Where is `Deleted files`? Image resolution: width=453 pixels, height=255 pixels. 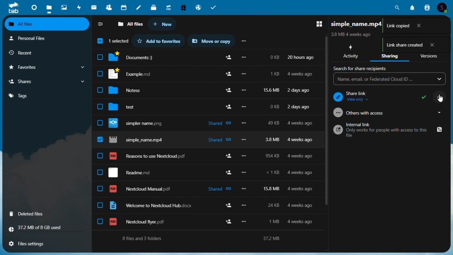 Deleted files is located at coordinates (31, 214).